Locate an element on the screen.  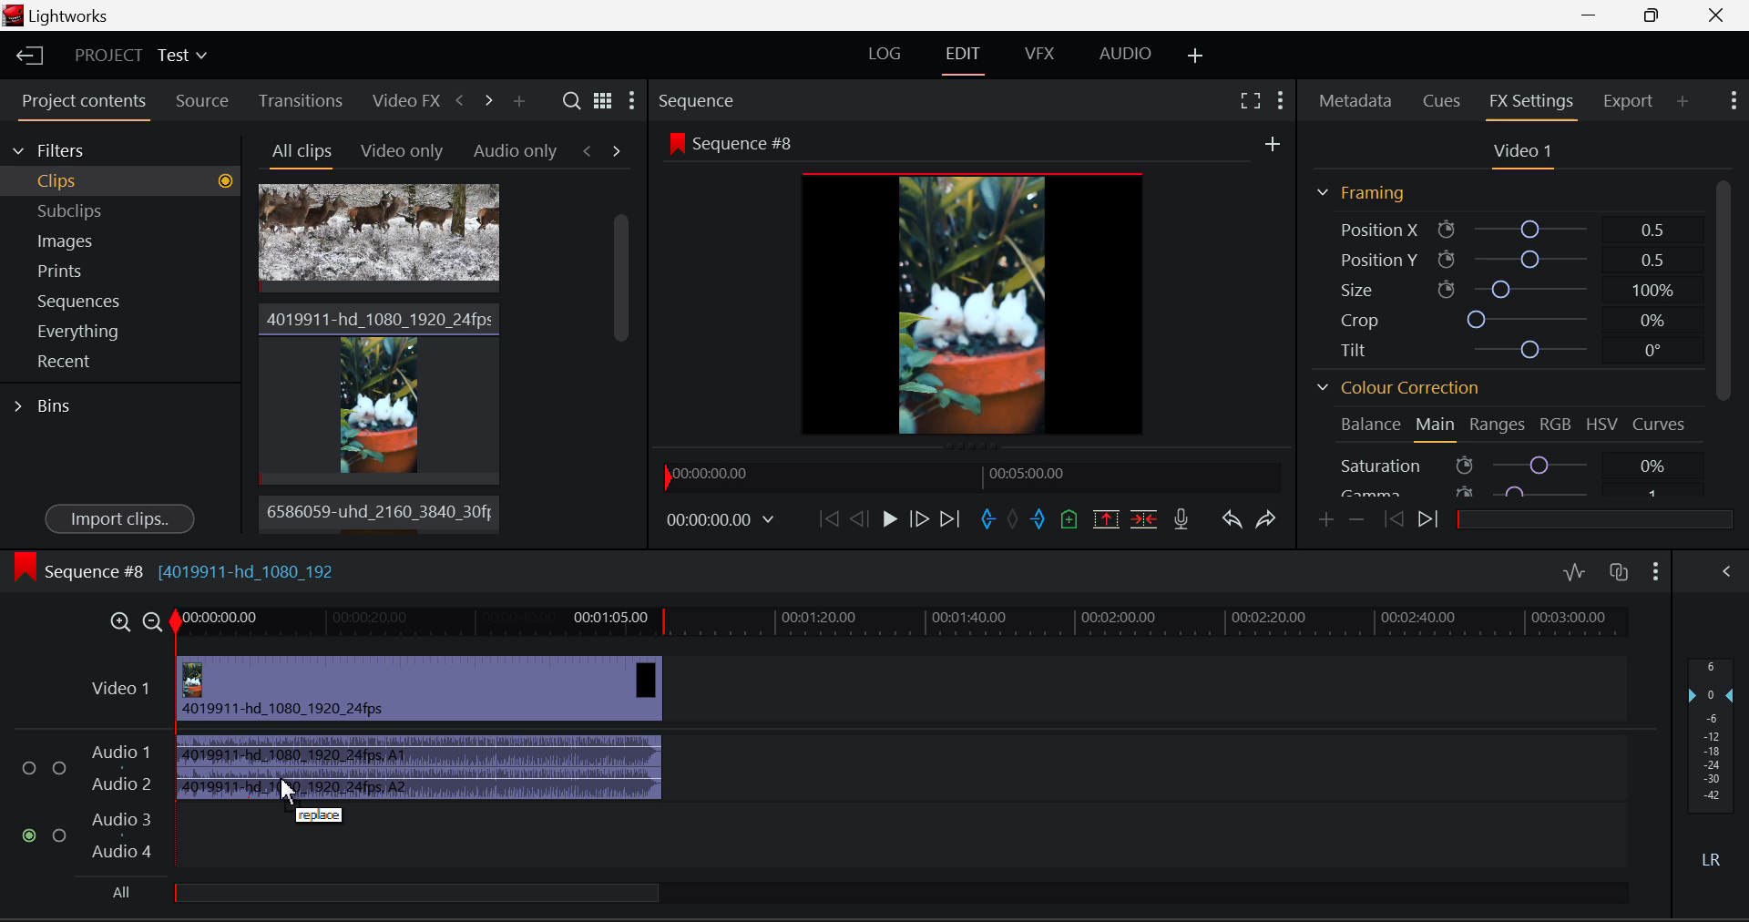
Framing is located at coordinates (1362, 192).